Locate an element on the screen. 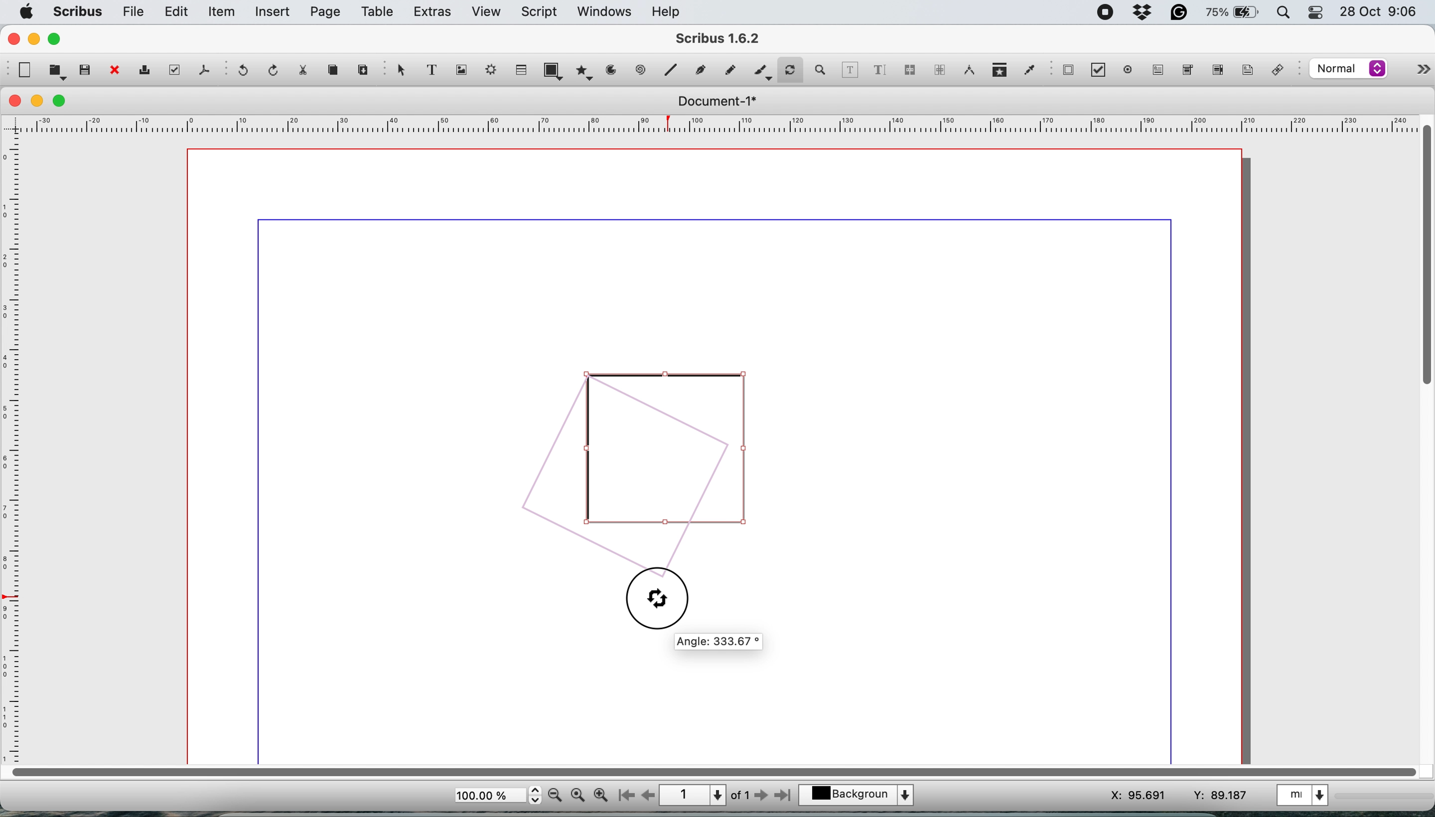 This screenshot has width=1435, height=817. measurements is located at coordinates (968, 71).